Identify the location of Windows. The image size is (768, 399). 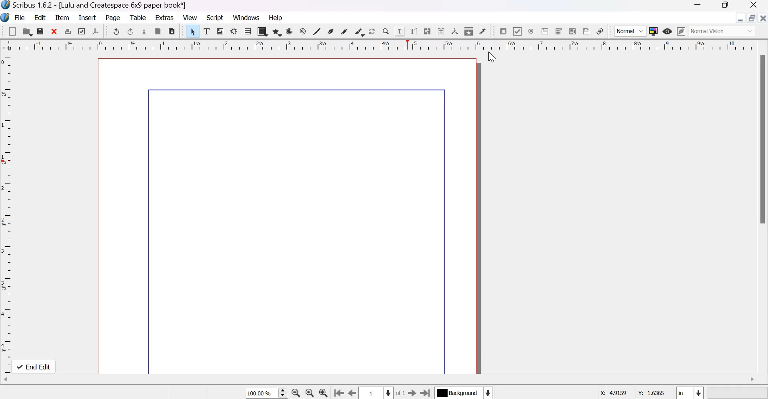
(247, 17).